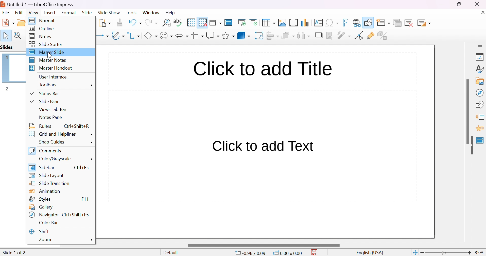 This screenshot has width=486, height=256. I want to click on restore down, so click(459, 4).